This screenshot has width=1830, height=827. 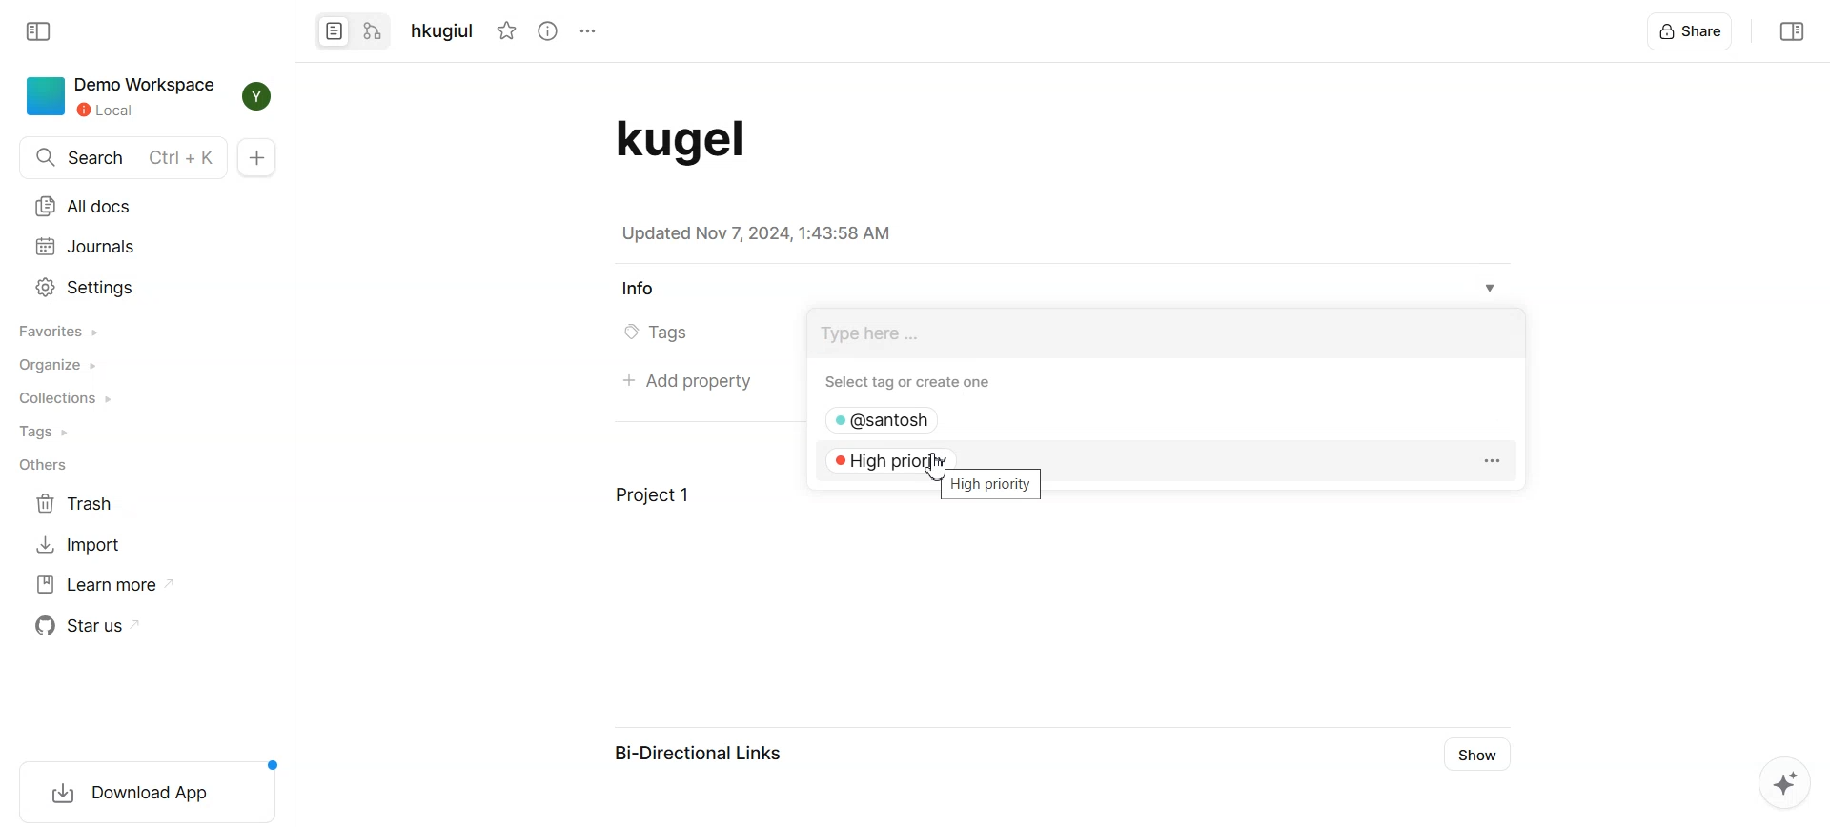 I want to click on Tags, so click(x=666, y=332).